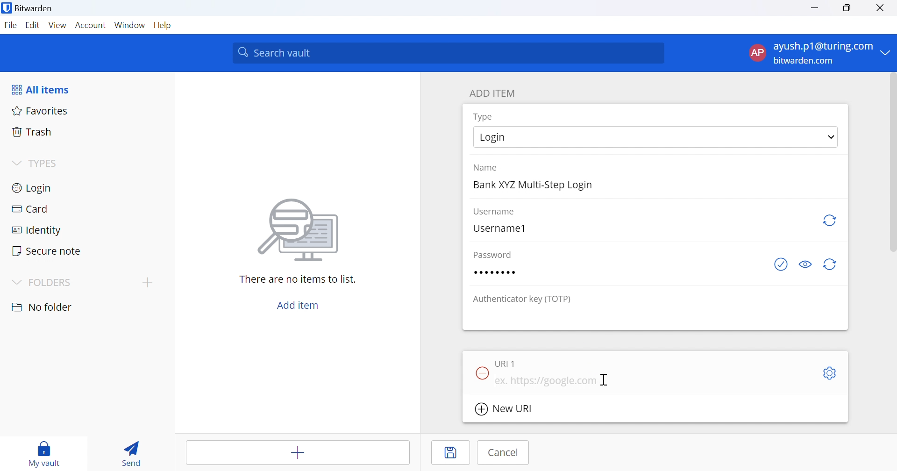 This screenshot has height=471, width=897. What do you see at coordinates (17, 282) in the screenshot?
I see `Drop Down` at bounding box center [17, 282].